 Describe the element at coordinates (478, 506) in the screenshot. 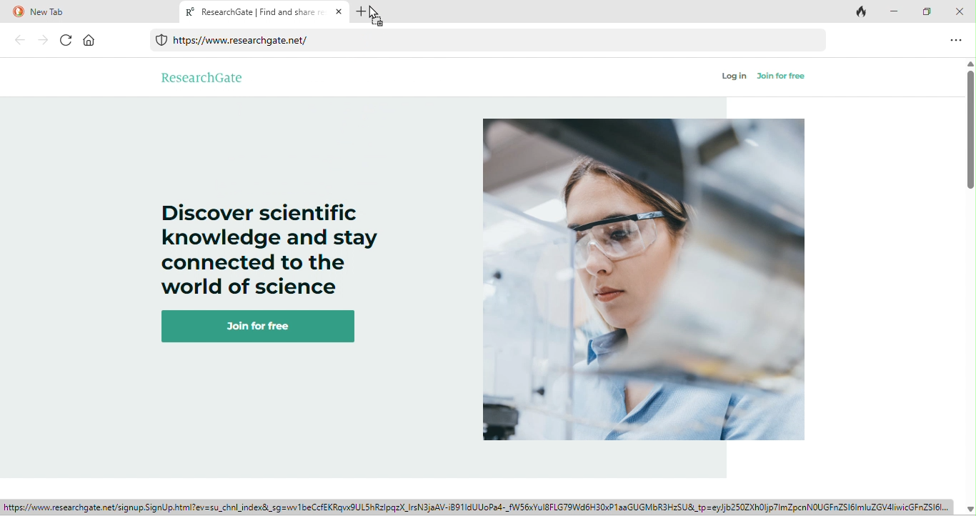

I see `https://www.researchgate.net/signup SignUp htmiZev=su_chnl_index8_sg=wy1beCcEKRQuxOULShRzipqzX_irsN3jaAV-iB91IdUUOPa4-_ fWS6xYulBFLGTOWAEH30xP12aGUGMBR3IHZSUS. tp=eyljb2S0ZXh0ljpTImZpcnNOUGFZSIBImuZGVAliwicGFnZSI6l...` at that location.